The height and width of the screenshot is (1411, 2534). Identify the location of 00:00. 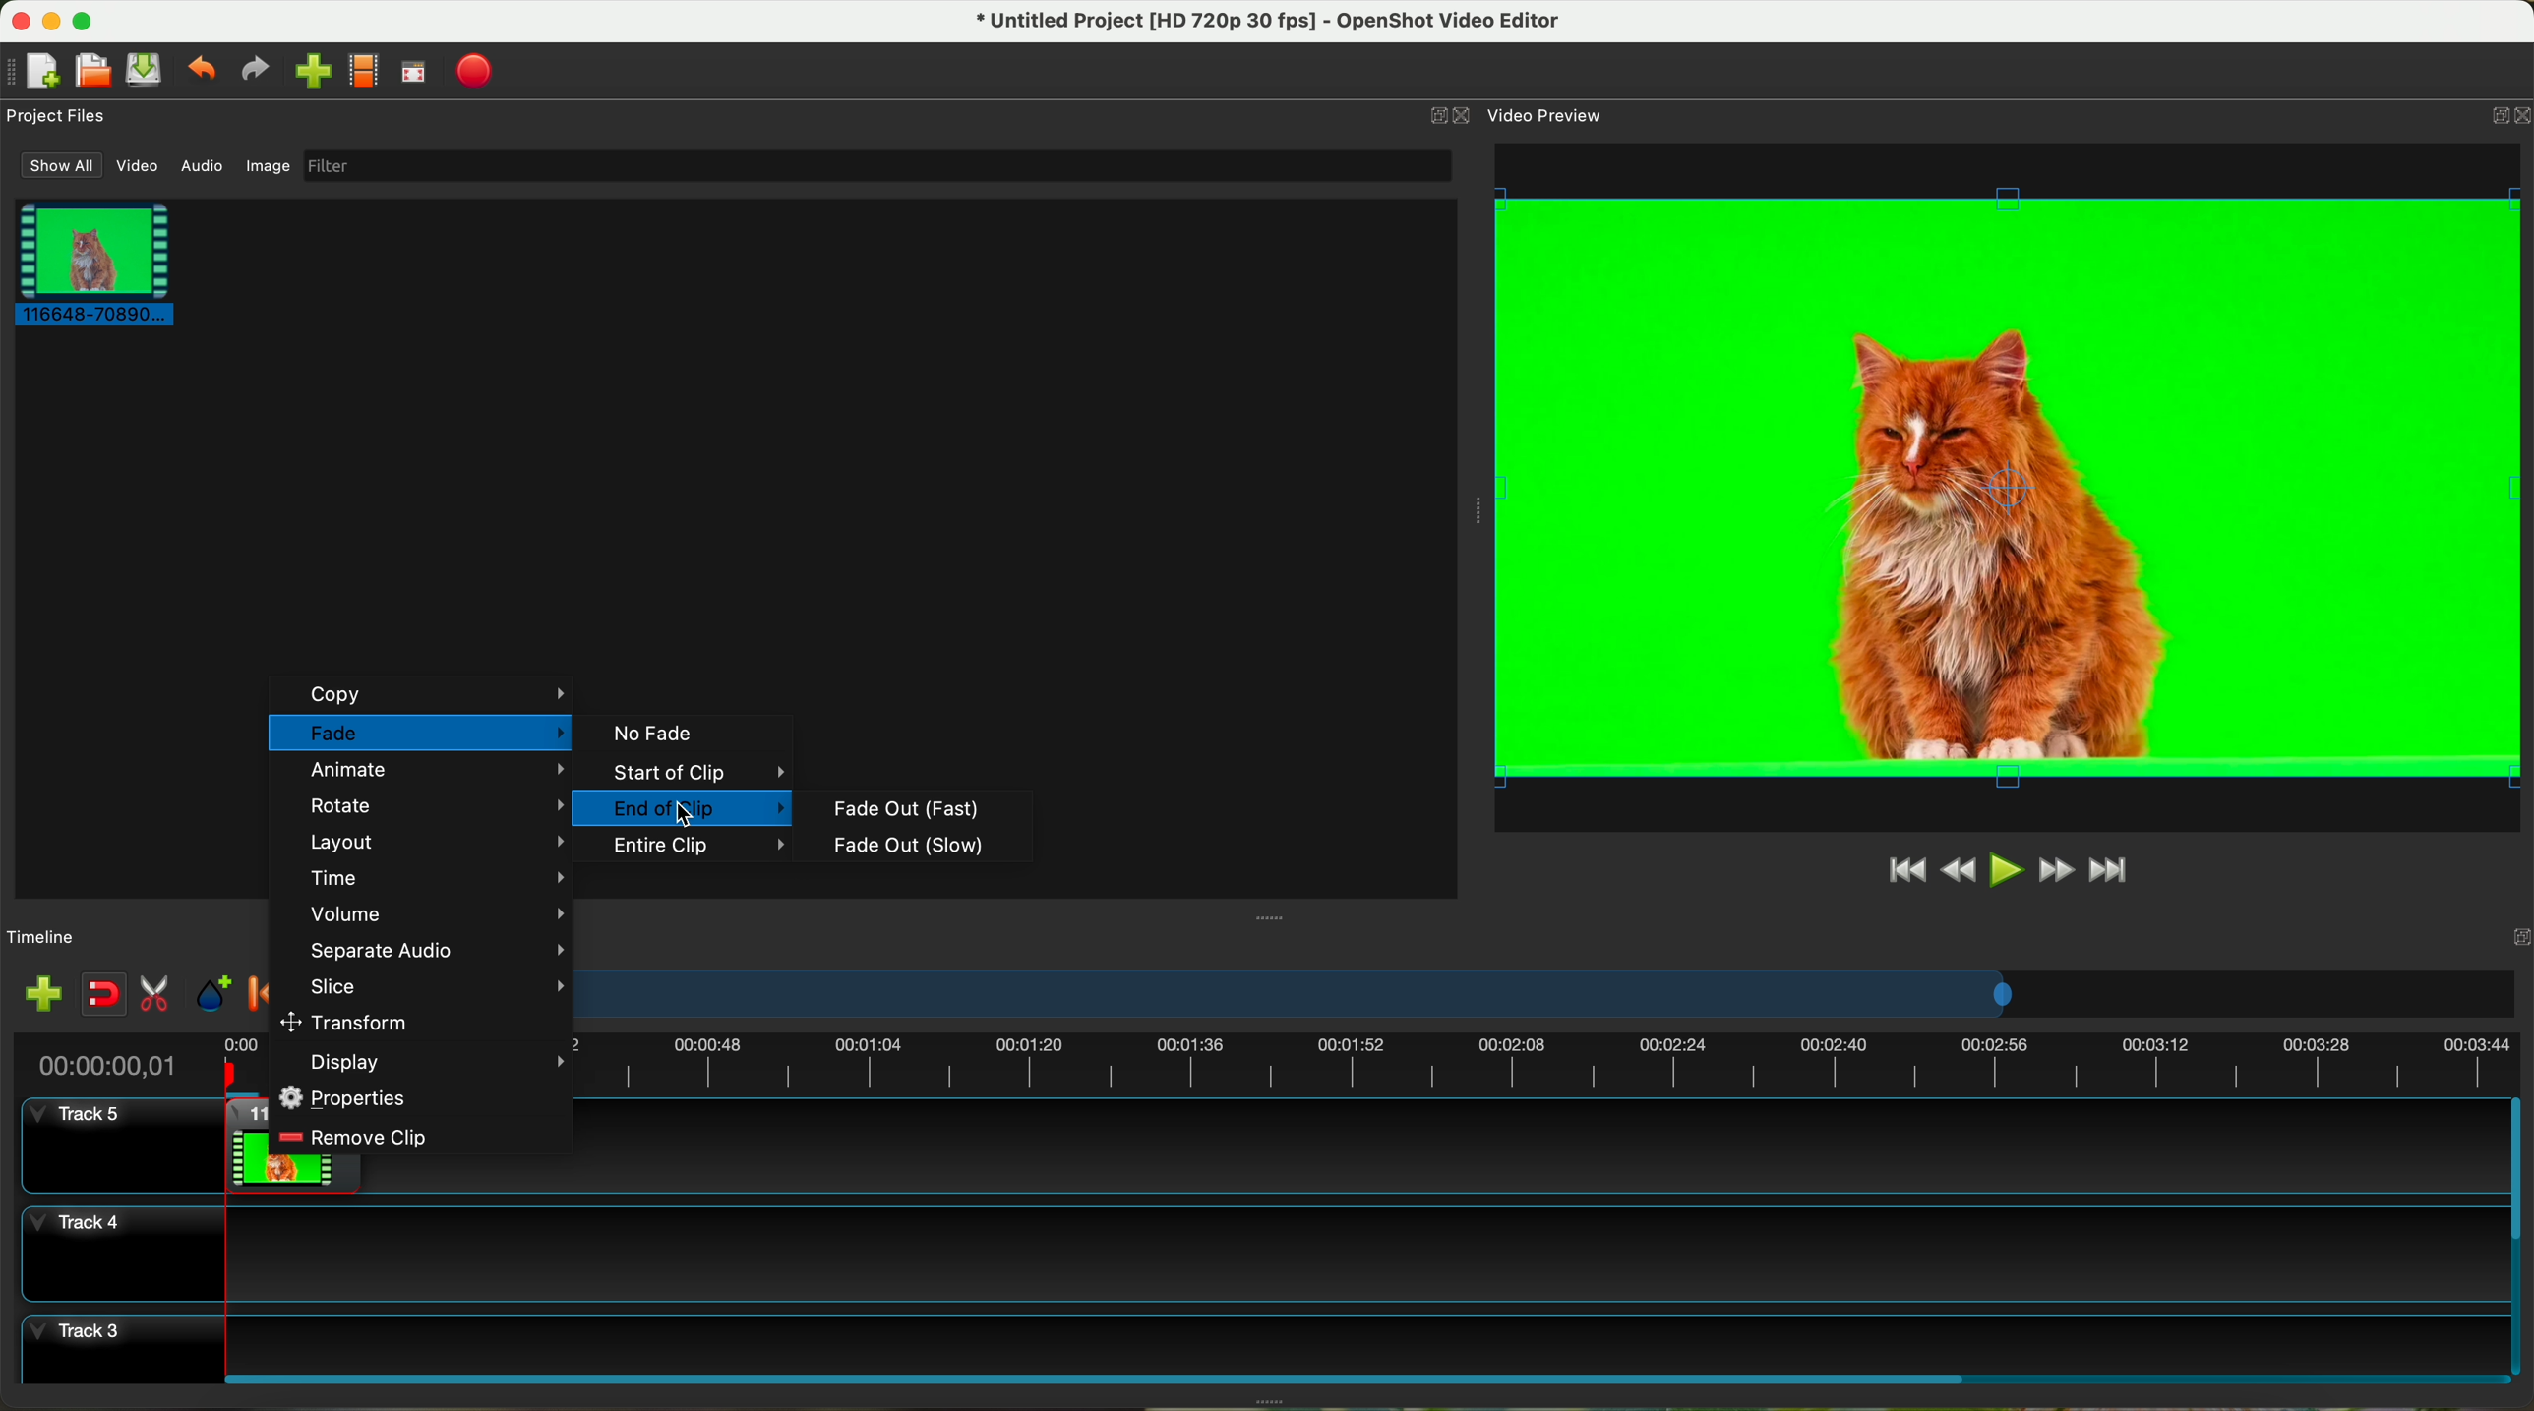
(244, 1064).